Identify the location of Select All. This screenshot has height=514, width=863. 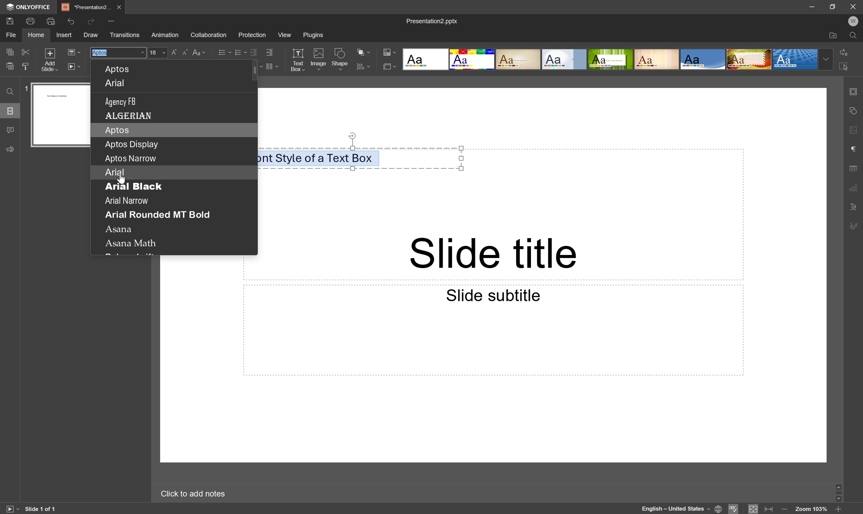
(844, 66).